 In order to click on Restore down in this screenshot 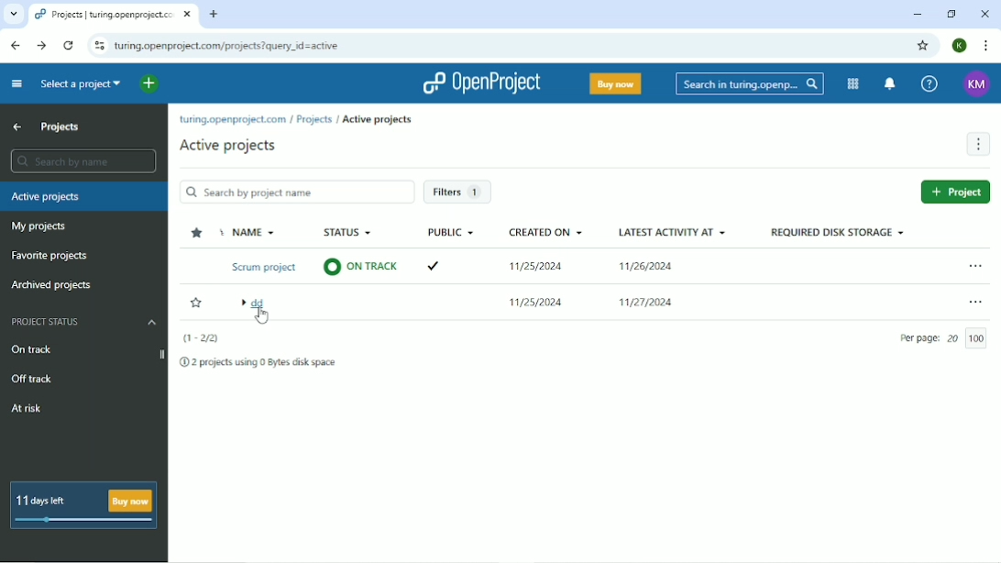, I will do `click(951, 13)`.